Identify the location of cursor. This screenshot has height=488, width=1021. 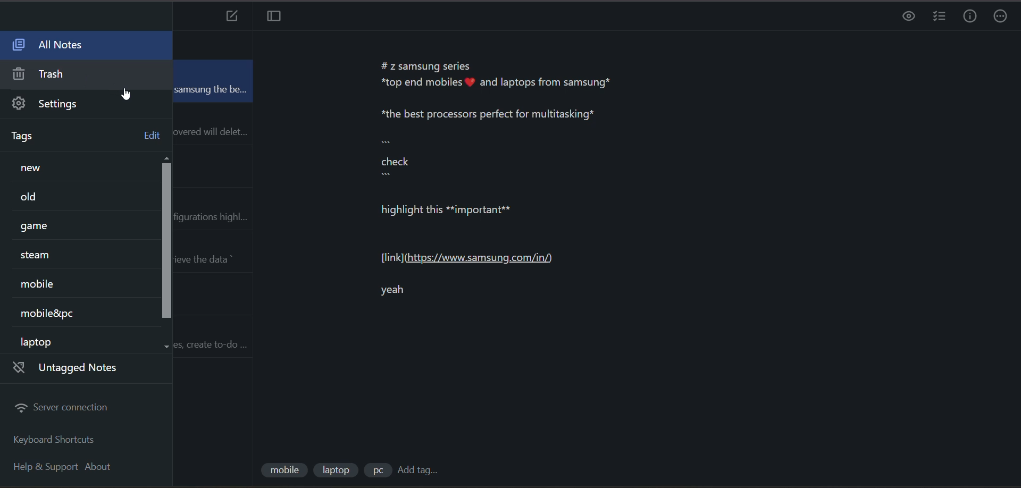
(127, 96).